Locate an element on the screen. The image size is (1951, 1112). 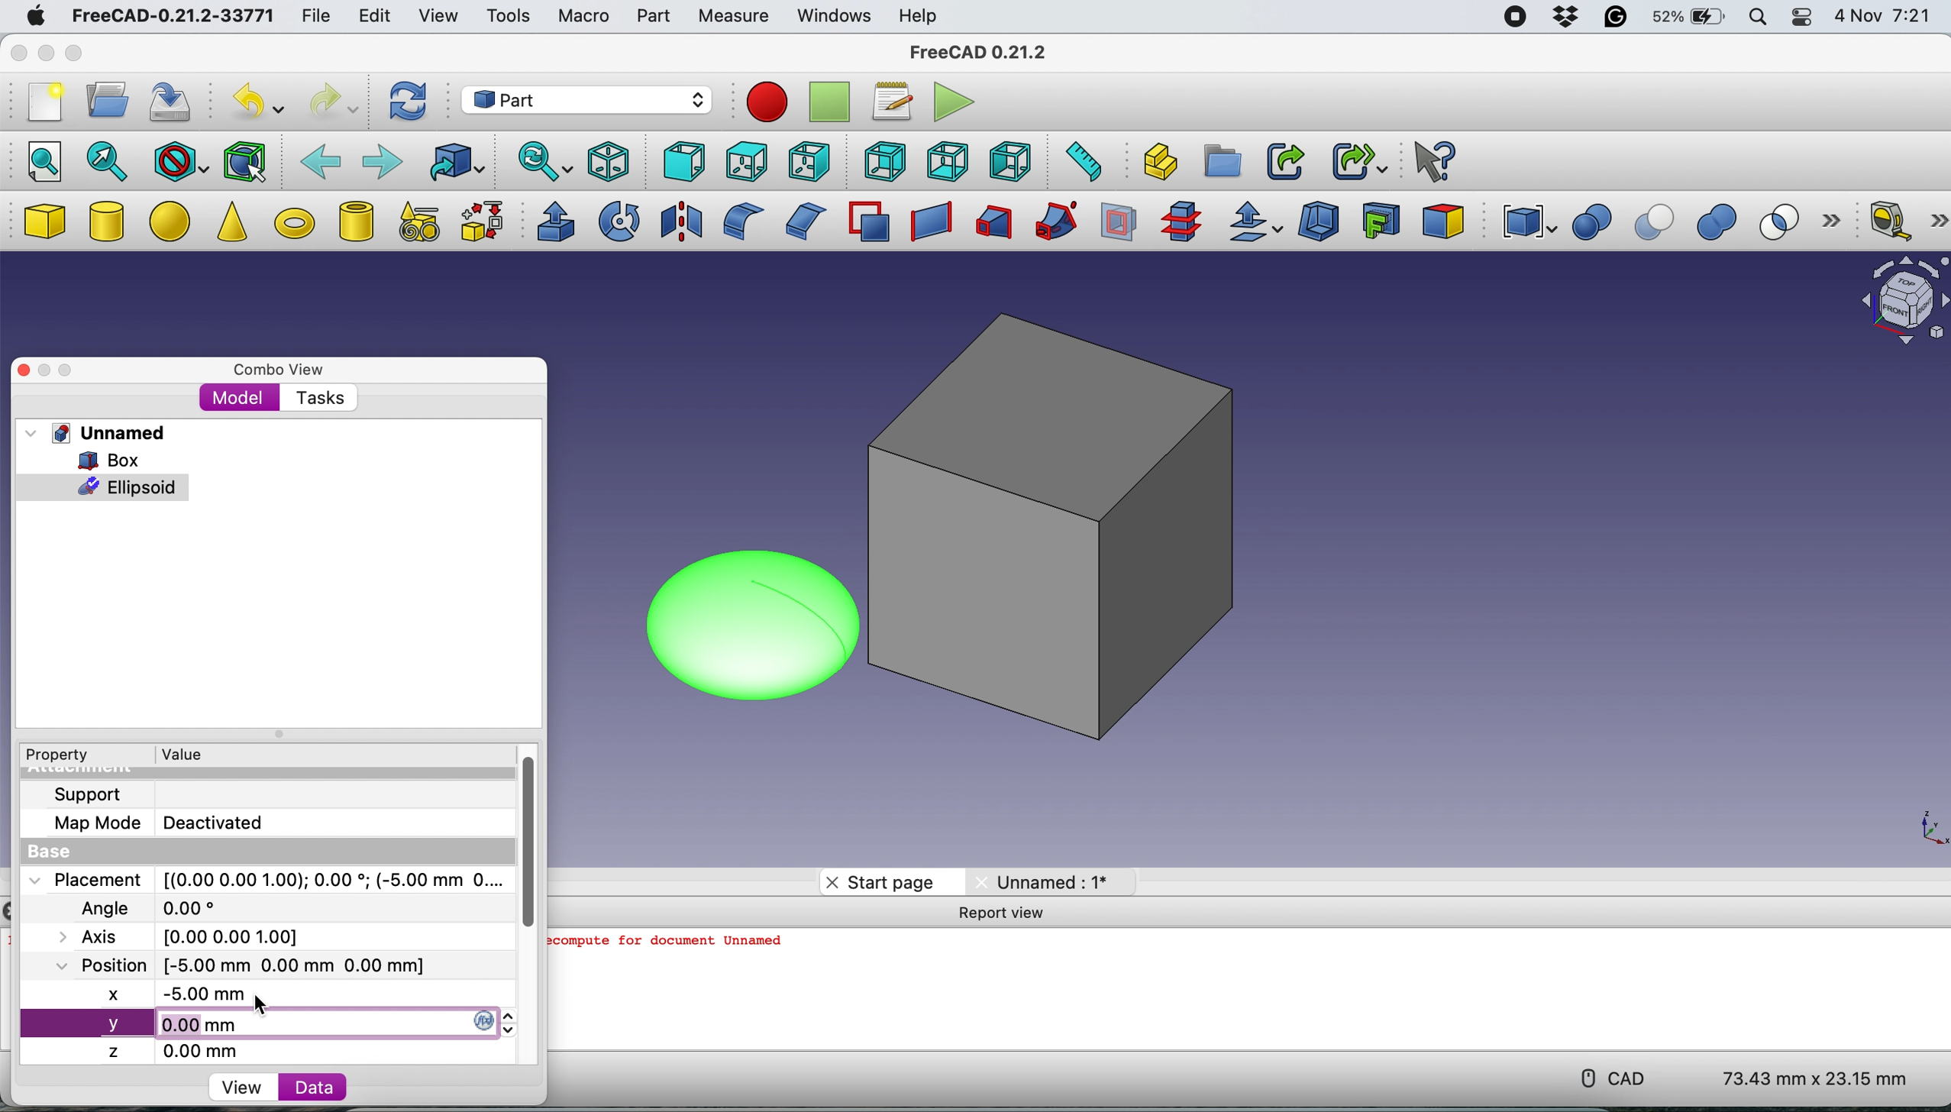
left is located at coordinates (1013, 161).